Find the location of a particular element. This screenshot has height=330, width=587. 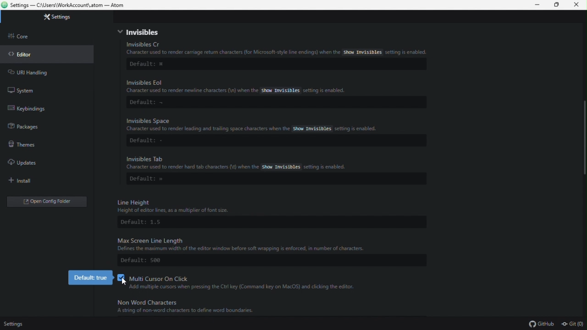

Core is located at coordinates (30, 38).